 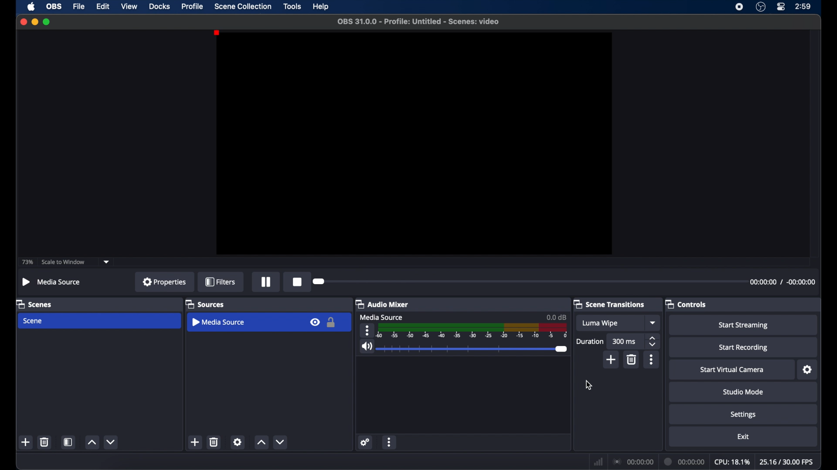 What do you see at coordinates (783, 282) in the screenshot?
I see `timestamp` at bounding box center [783, 282].